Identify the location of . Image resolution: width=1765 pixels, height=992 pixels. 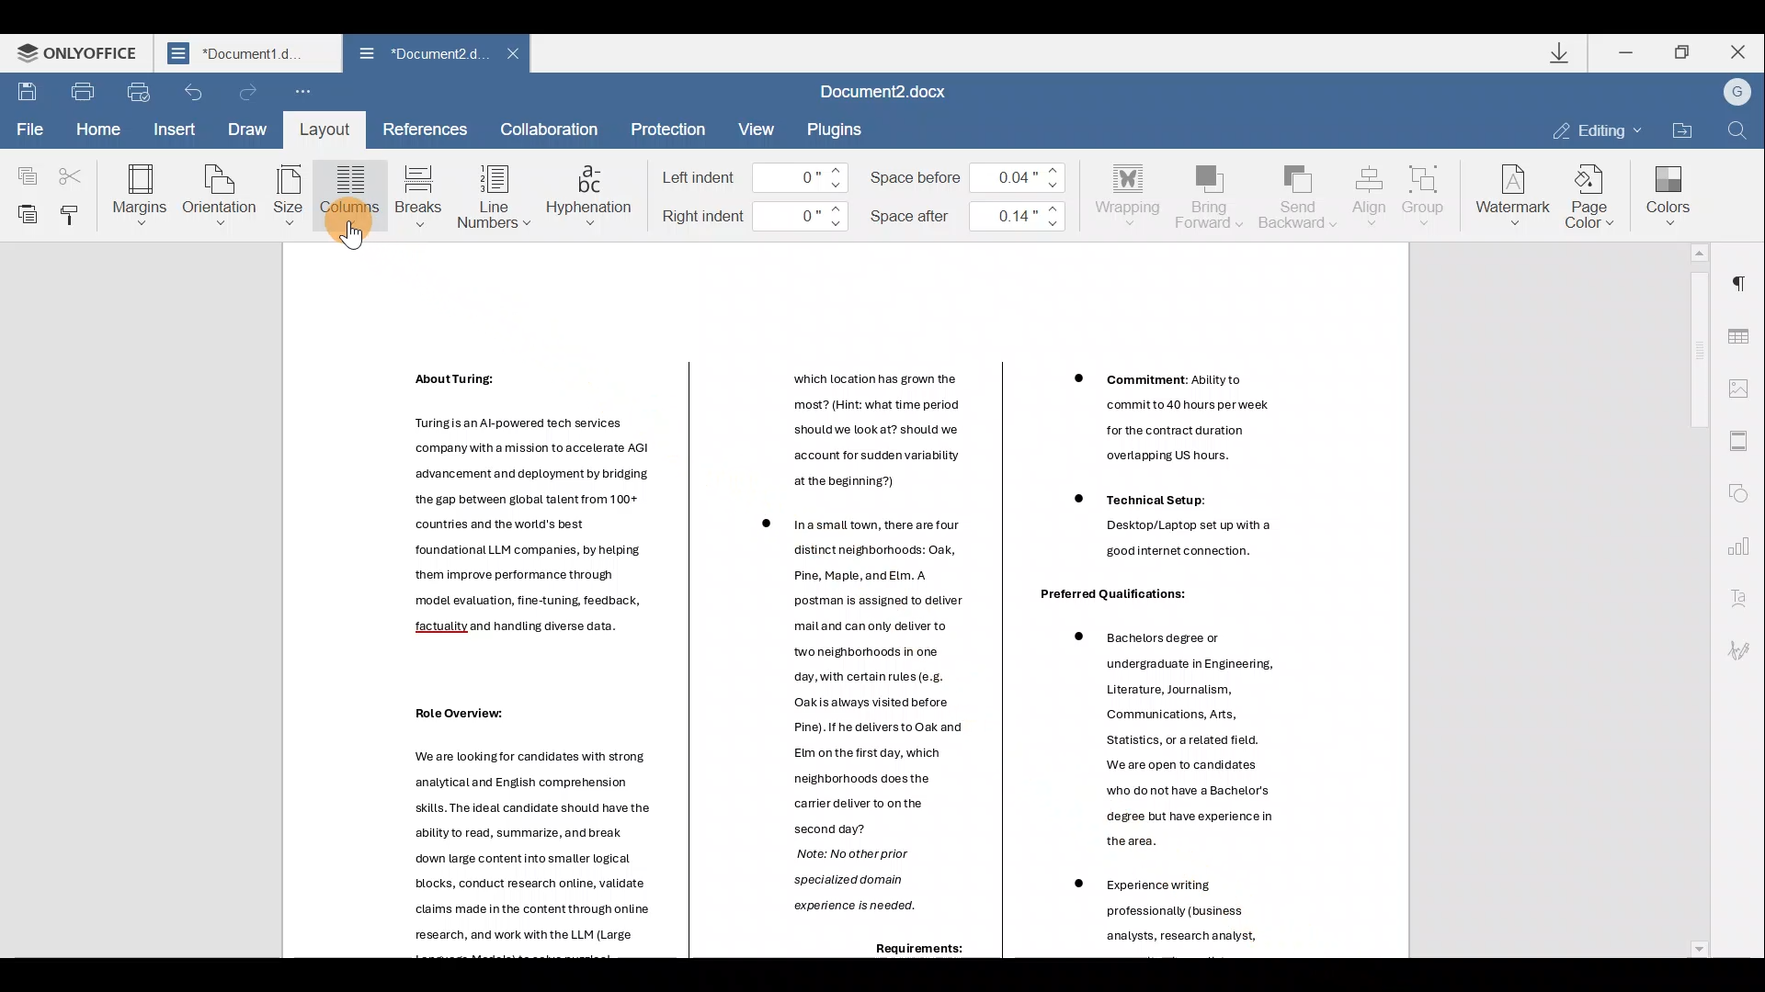
(1159, 415).